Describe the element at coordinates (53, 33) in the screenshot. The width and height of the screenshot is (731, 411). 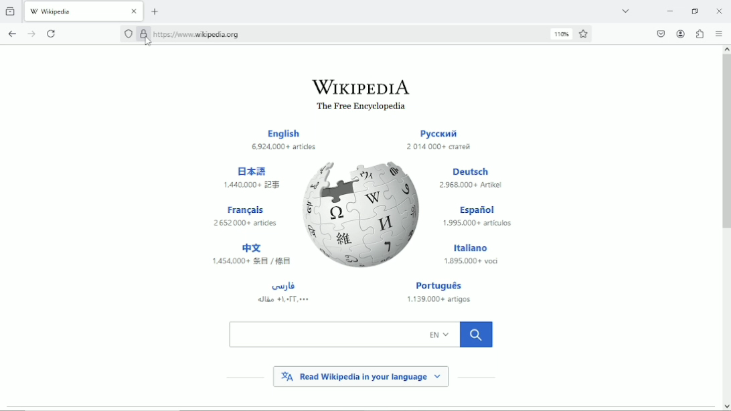
I see `reload current page` at that location.